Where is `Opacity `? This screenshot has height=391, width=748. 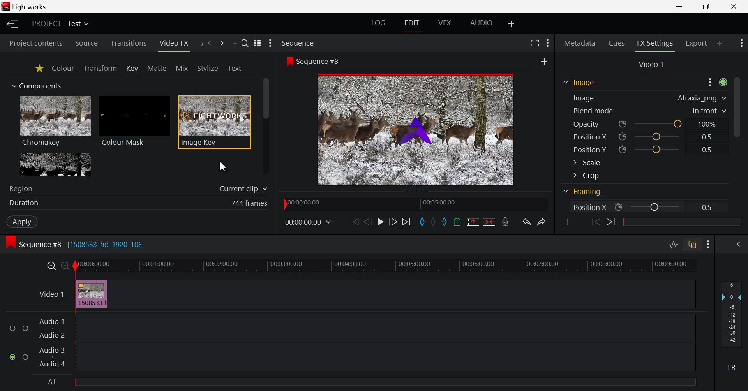 Opacity  is located at coordinates (658, 124).